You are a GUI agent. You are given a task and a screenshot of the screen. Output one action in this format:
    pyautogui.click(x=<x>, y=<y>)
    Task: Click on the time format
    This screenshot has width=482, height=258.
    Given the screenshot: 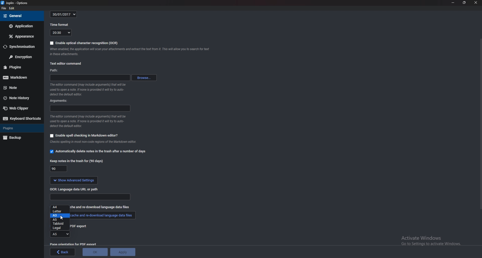 What is the action you would take?
    pyautogui.click(x=59, y=25)
    